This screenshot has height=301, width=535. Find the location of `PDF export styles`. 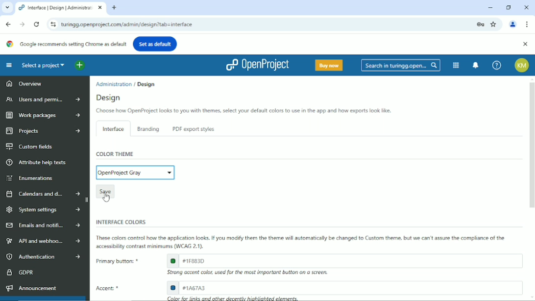

PDF export styles is located at coordinates (192, 129).